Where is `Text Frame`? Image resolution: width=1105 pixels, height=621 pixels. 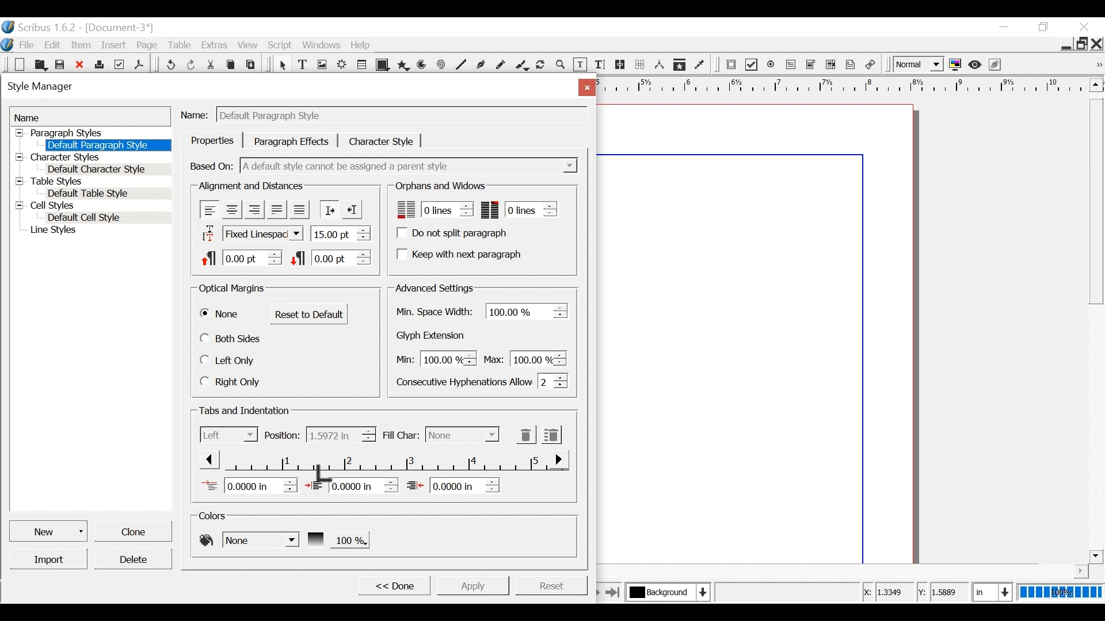
Text Frame is located at coordinates (303, 65).